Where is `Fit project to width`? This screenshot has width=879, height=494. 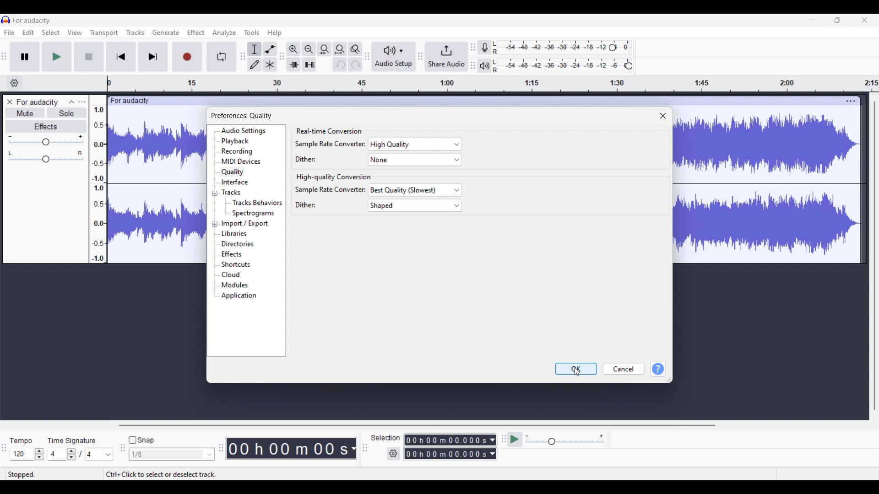 Fit project to width is located at coordinates (340, 49).